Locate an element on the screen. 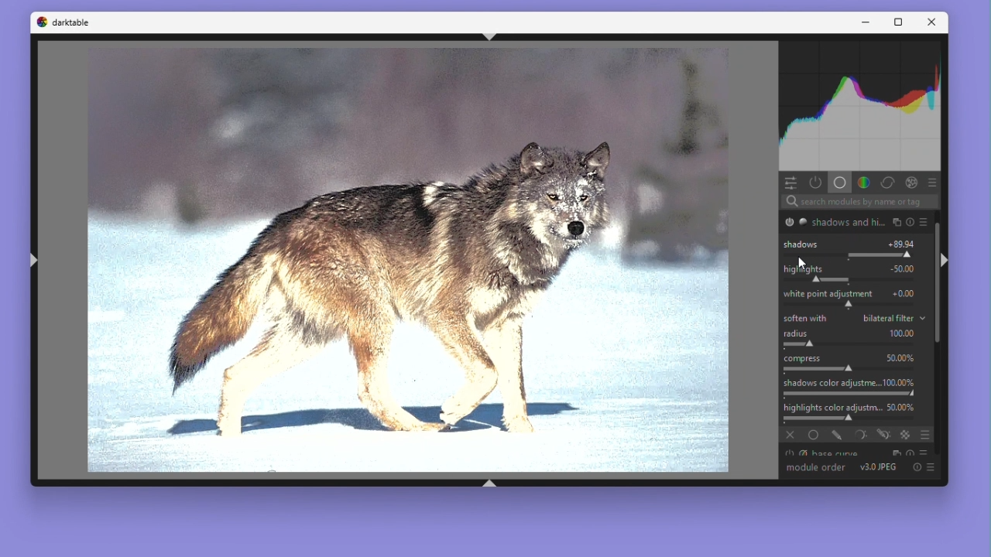  100.00 is located at coordinates (904, 333).